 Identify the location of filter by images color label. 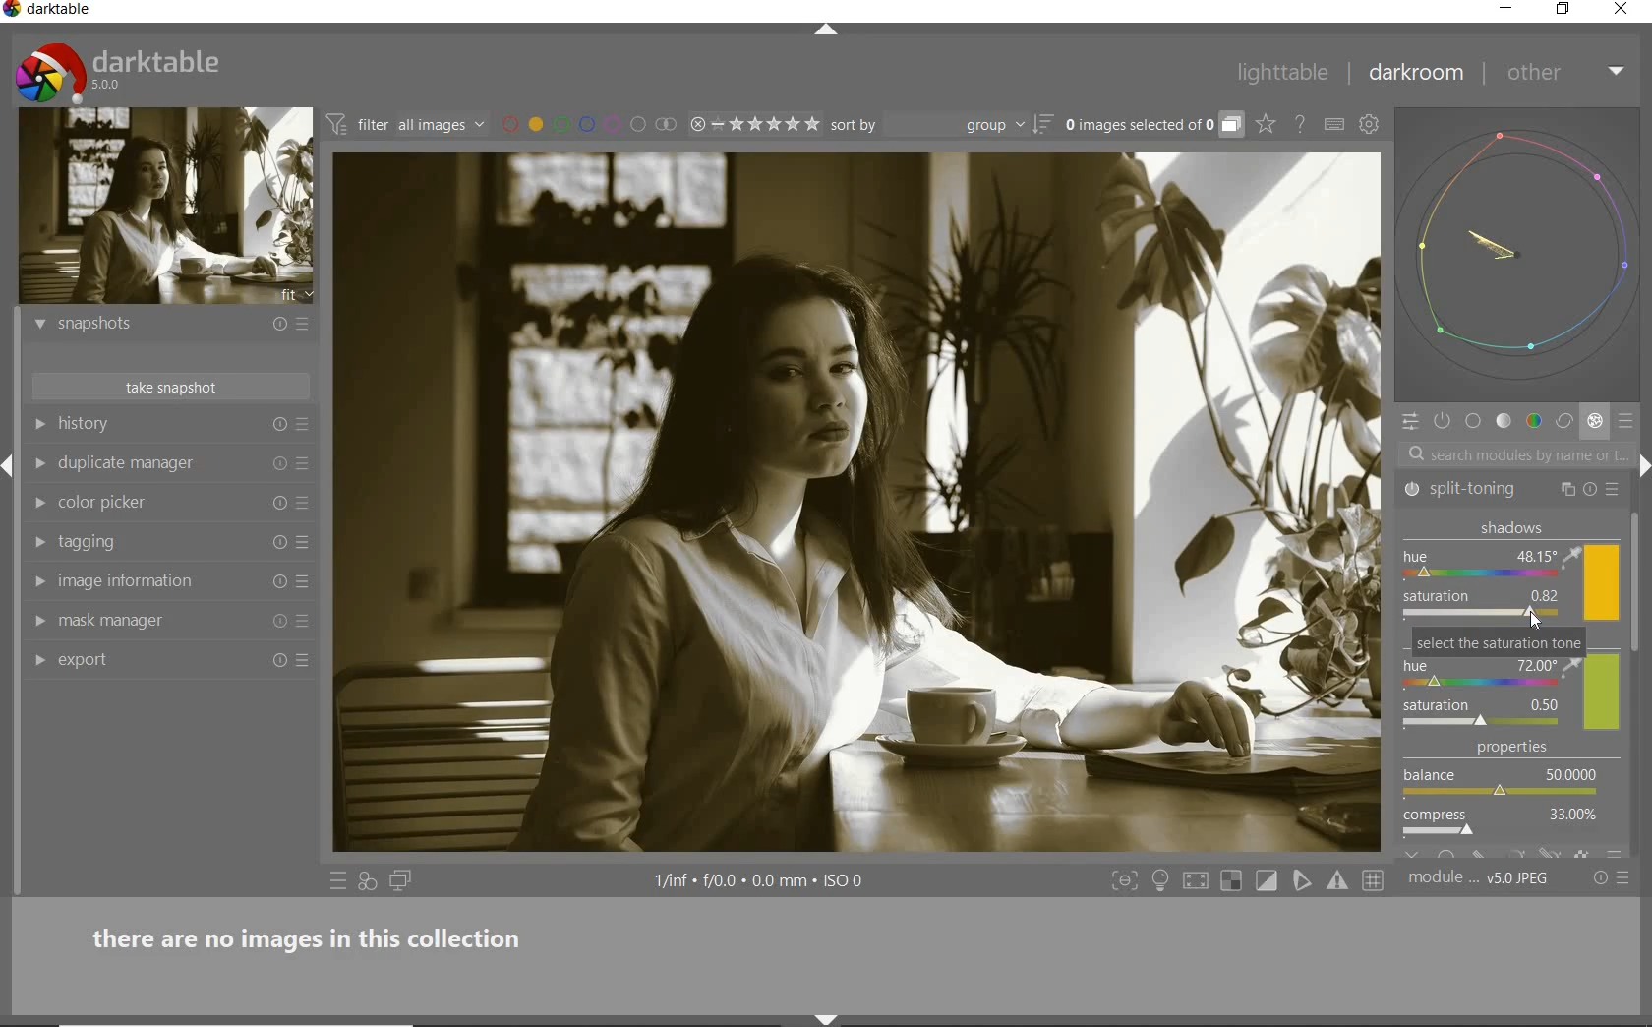
(588, 124).